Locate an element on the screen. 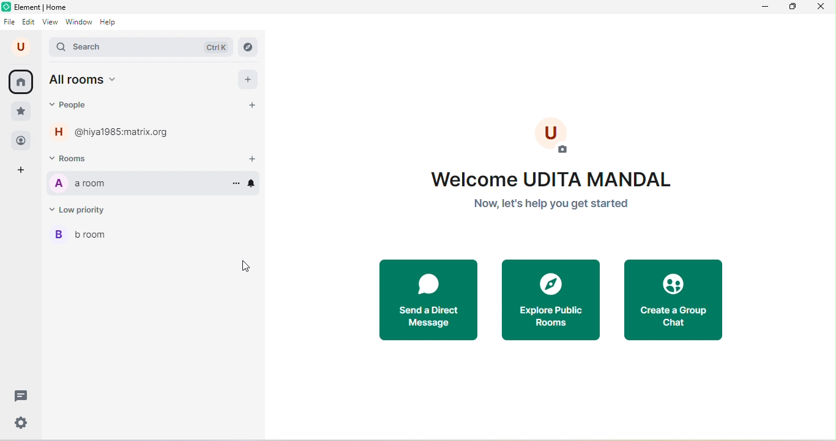 The width and height of the screenshot is (836, 441). create a chat group is located at coordinates (673, 300).